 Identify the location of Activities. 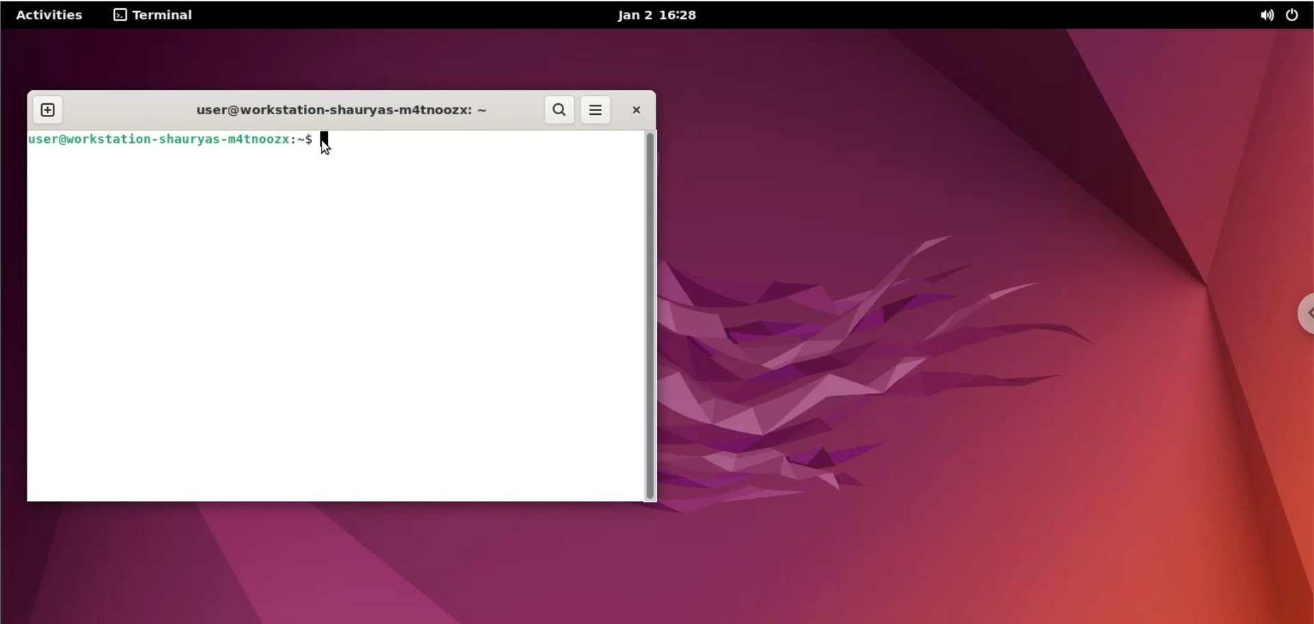
(51, 16).